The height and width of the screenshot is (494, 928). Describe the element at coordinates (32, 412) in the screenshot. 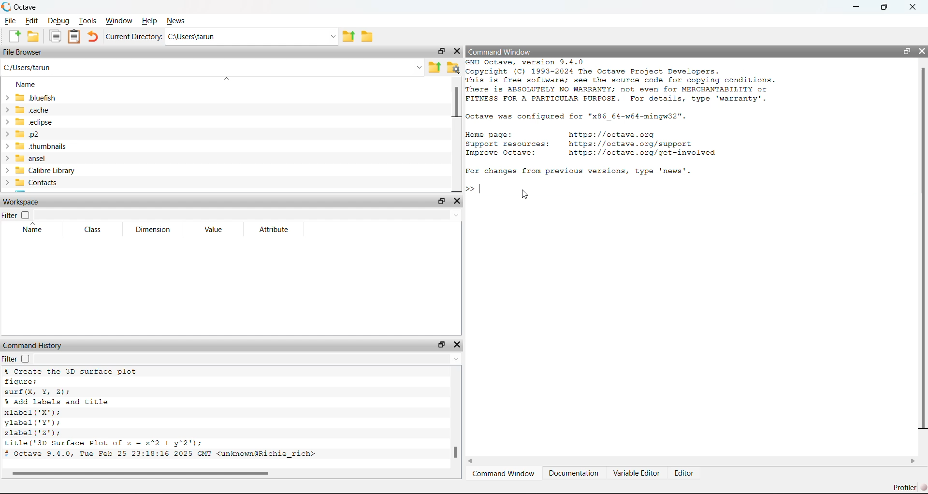

I see `xlabel ('X");` at that location.